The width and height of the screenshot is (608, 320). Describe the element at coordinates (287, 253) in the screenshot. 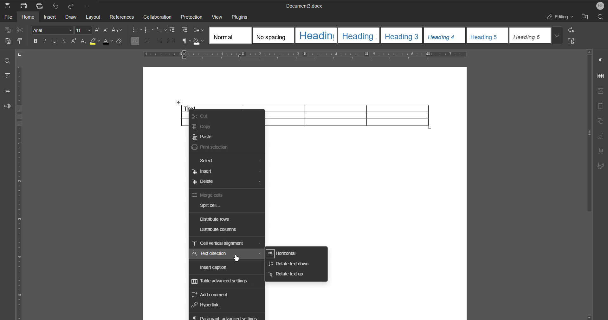

I see `Horizontal ` at that location.